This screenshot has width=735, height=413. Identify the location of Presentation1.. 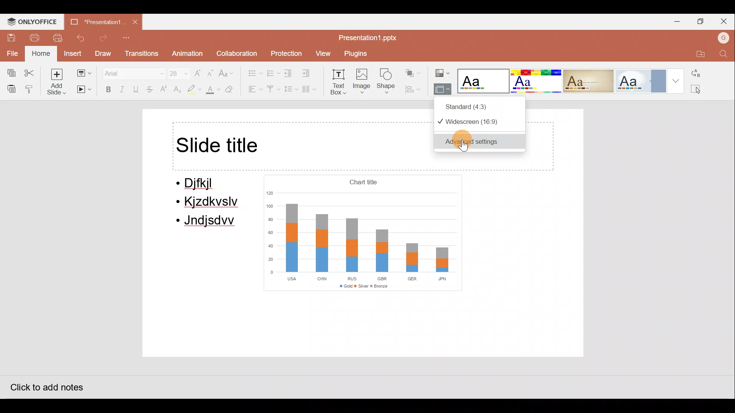
(94, 21).